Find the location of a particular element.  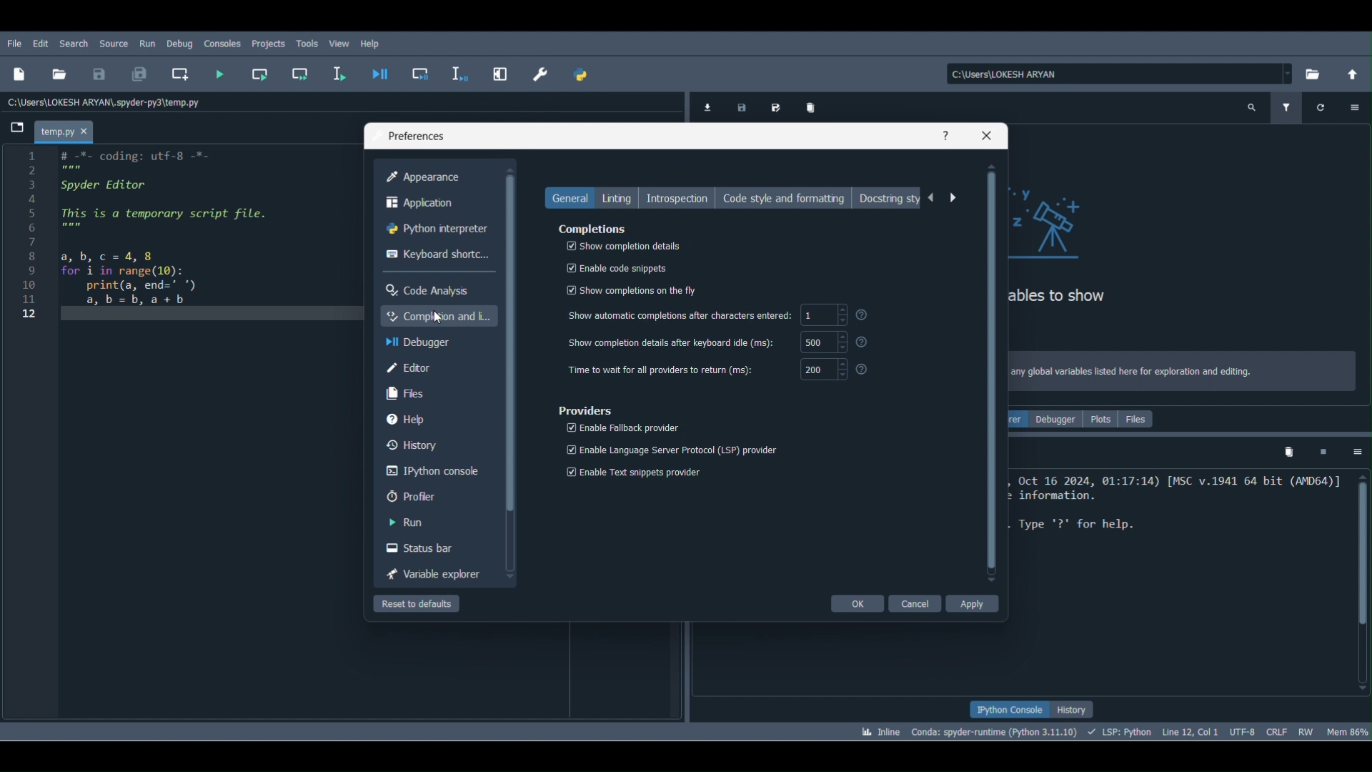

Show completion details is located at coordinates (622, 245).